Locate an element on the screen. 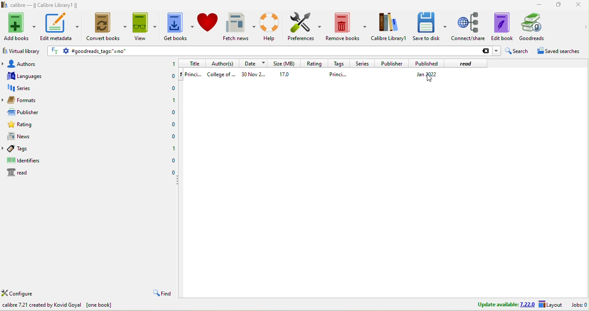 The width and height of the screenshot is (589, 311). jan 2022 is located at coordinates (427, 75).